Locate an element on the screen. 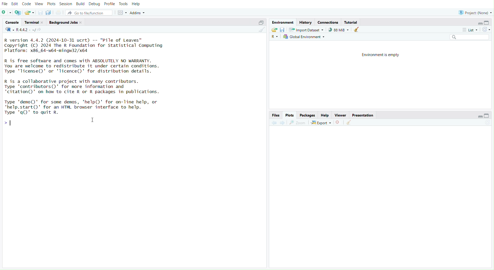 The width and height of the screenshot is (494, 270). New file is located at coordinates (6, 12).